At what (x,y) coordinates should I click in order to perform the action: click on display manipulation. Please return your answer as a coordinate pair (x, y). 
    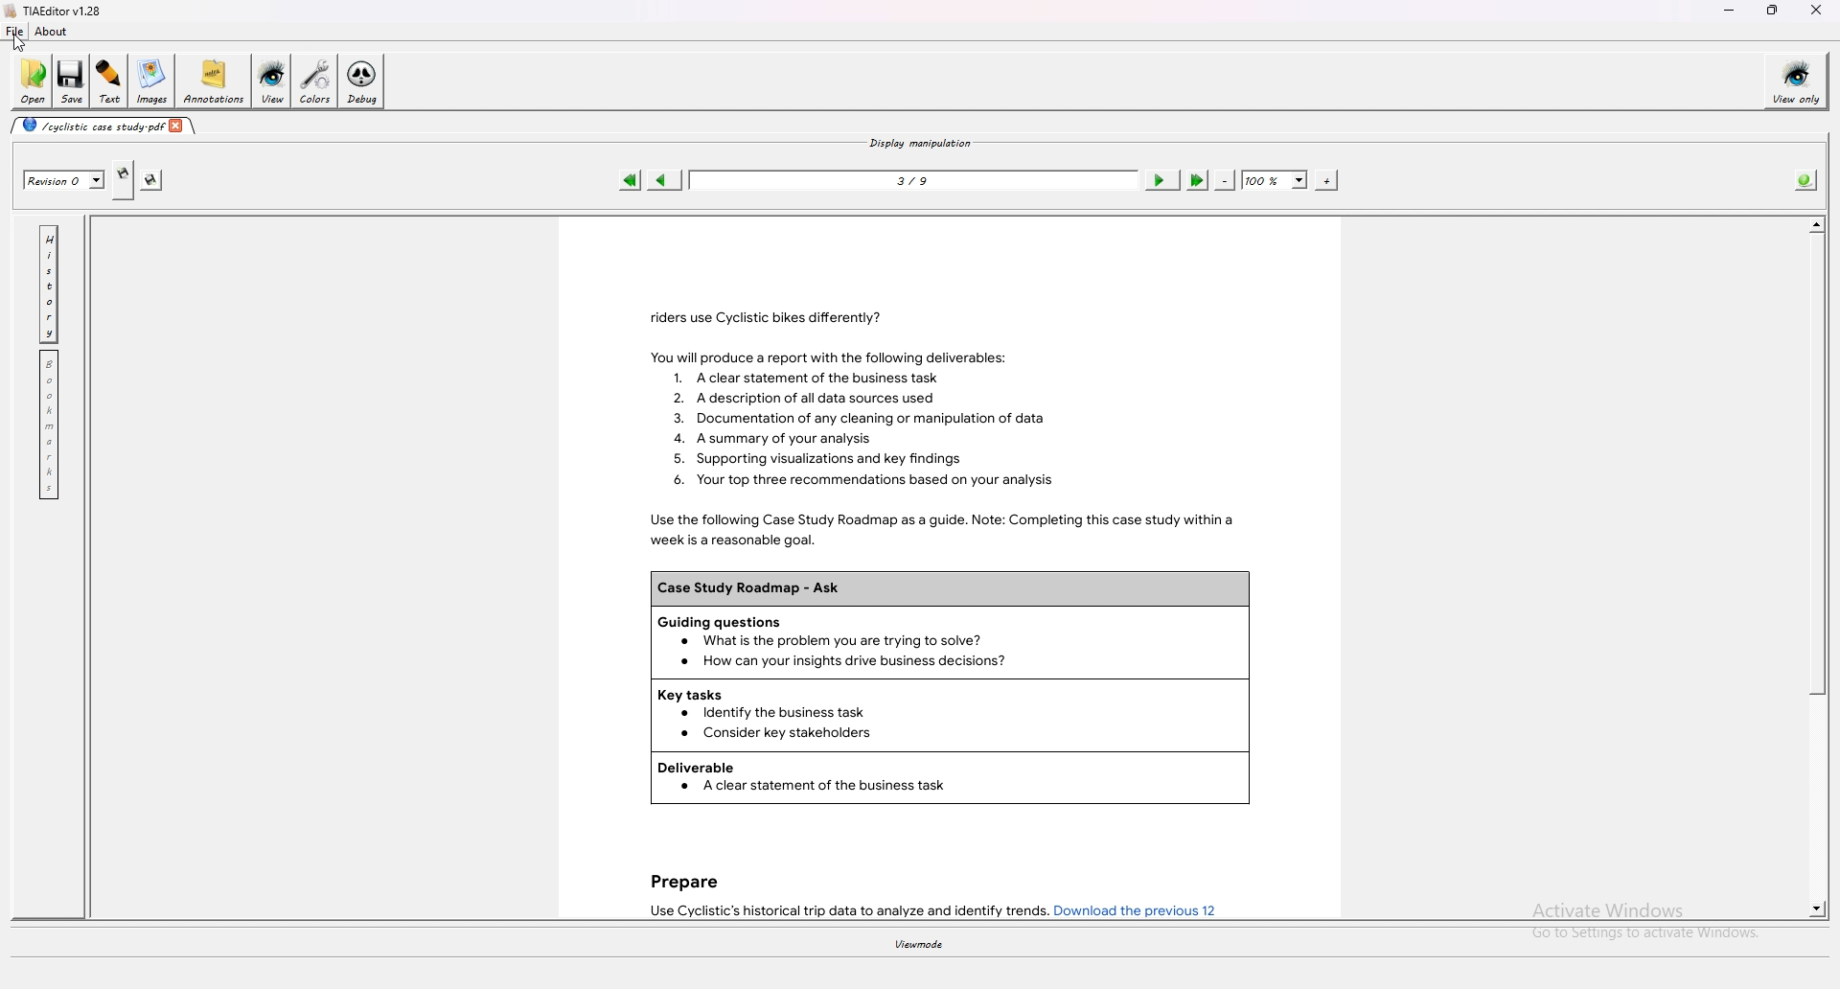
    Looking at the image, I should click on (919, 142).